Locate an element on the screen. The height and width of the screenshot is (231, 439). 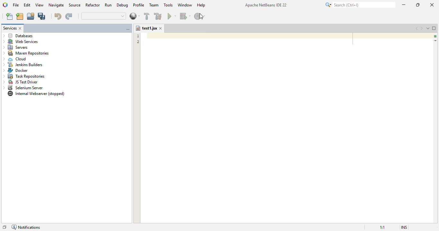
debug is located at coordinates (122, 5).